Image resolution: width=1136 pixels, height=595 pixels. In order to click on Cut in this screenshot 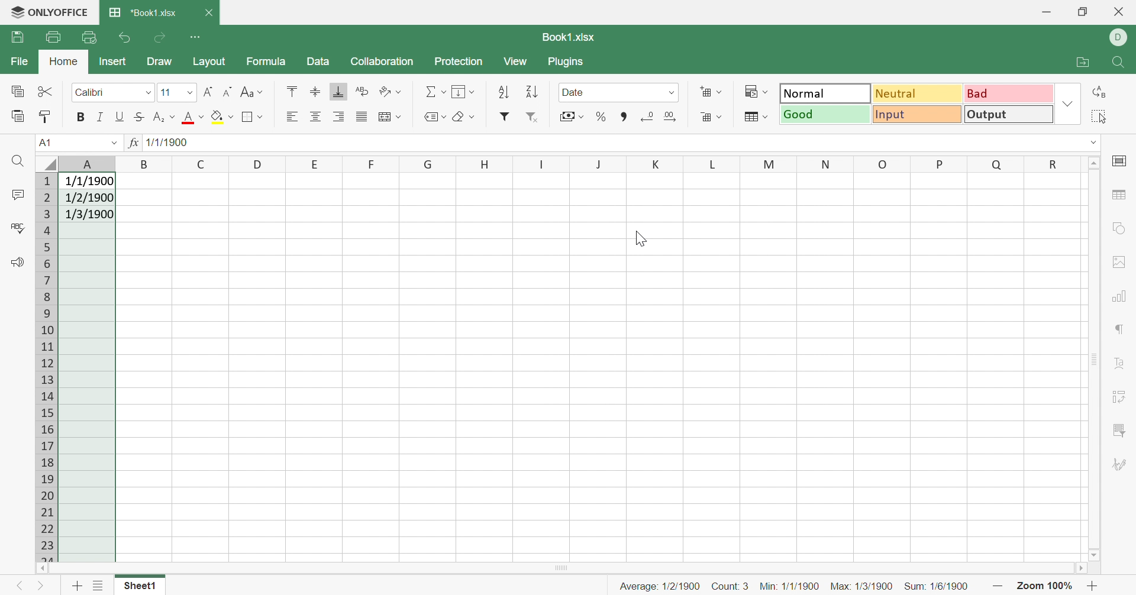, I will do `click(48, 91)`.